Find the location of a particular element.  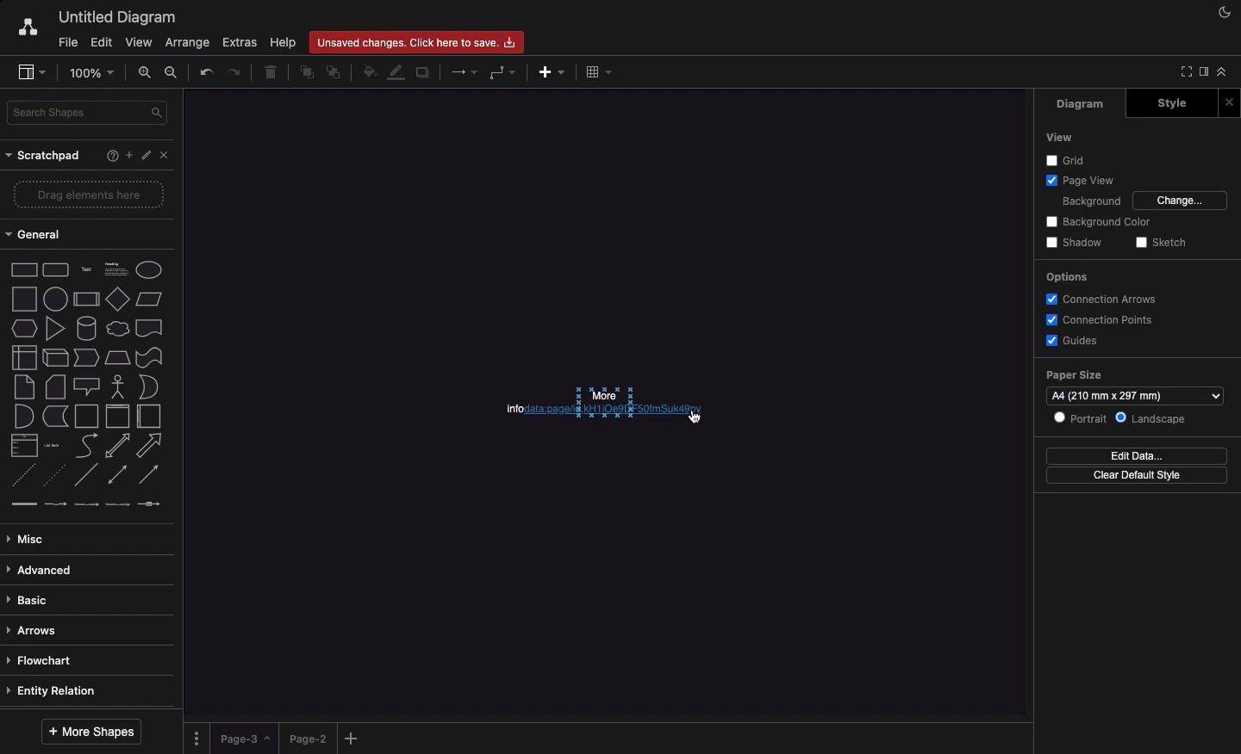

card is located at coordinates (56, 386).